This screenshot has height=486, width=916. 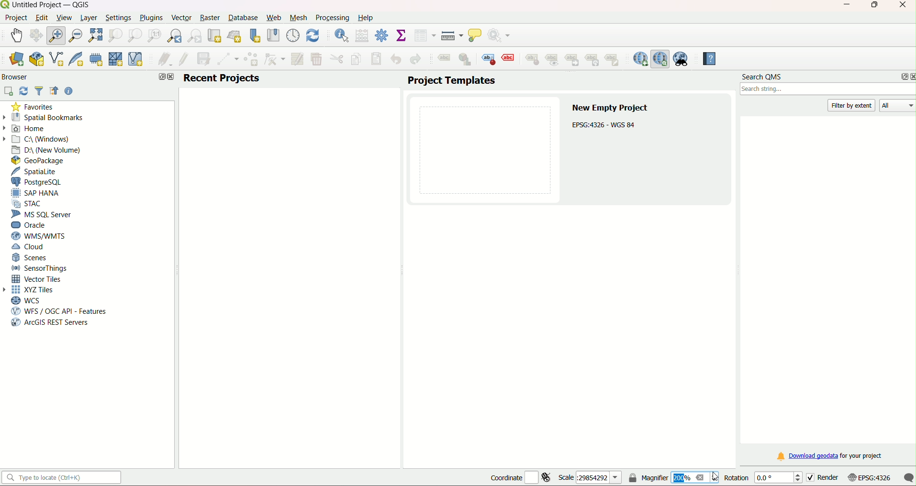 What do you see at coordinates (589, 478) in the screenshot?
I see `scale` at bounding box center [589, 478].